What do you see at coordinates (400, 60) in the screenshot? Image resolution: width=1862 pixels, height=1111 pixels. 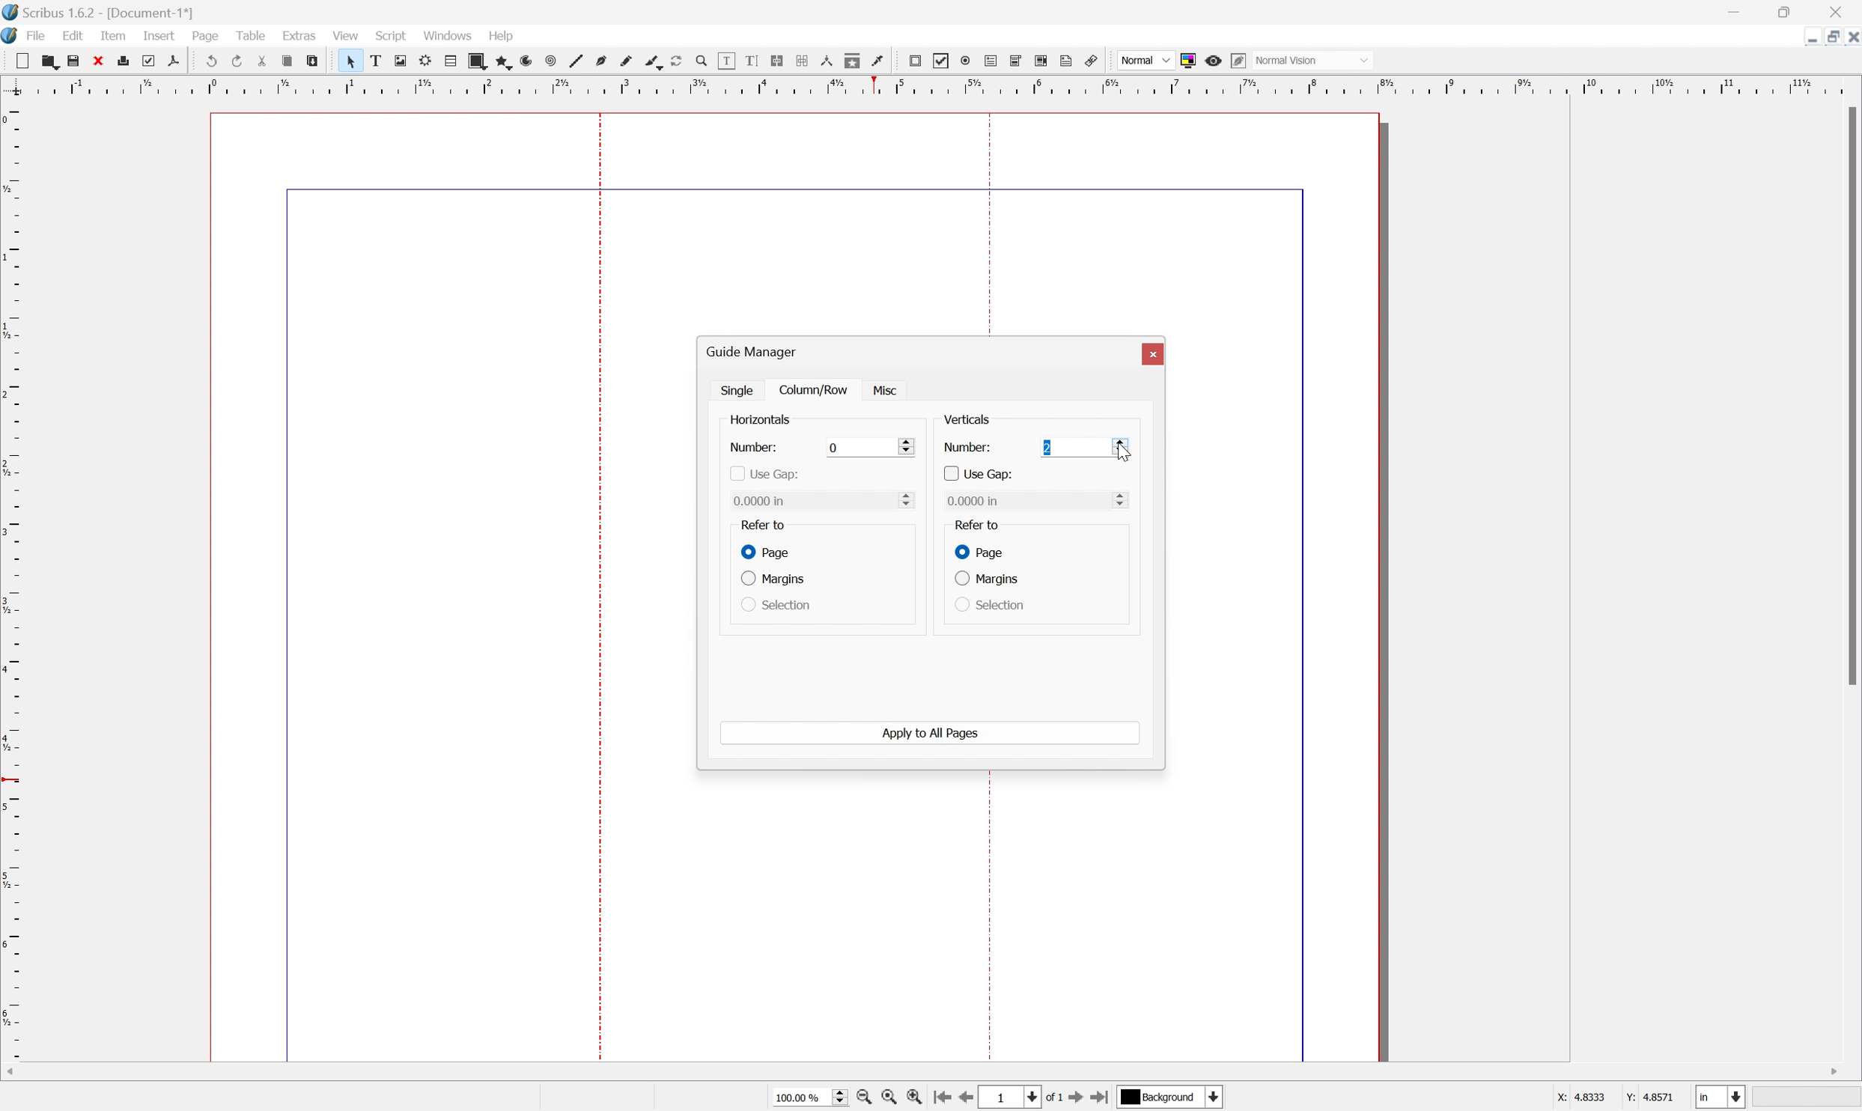 I see `image frame` at bounding box center [400, 60].